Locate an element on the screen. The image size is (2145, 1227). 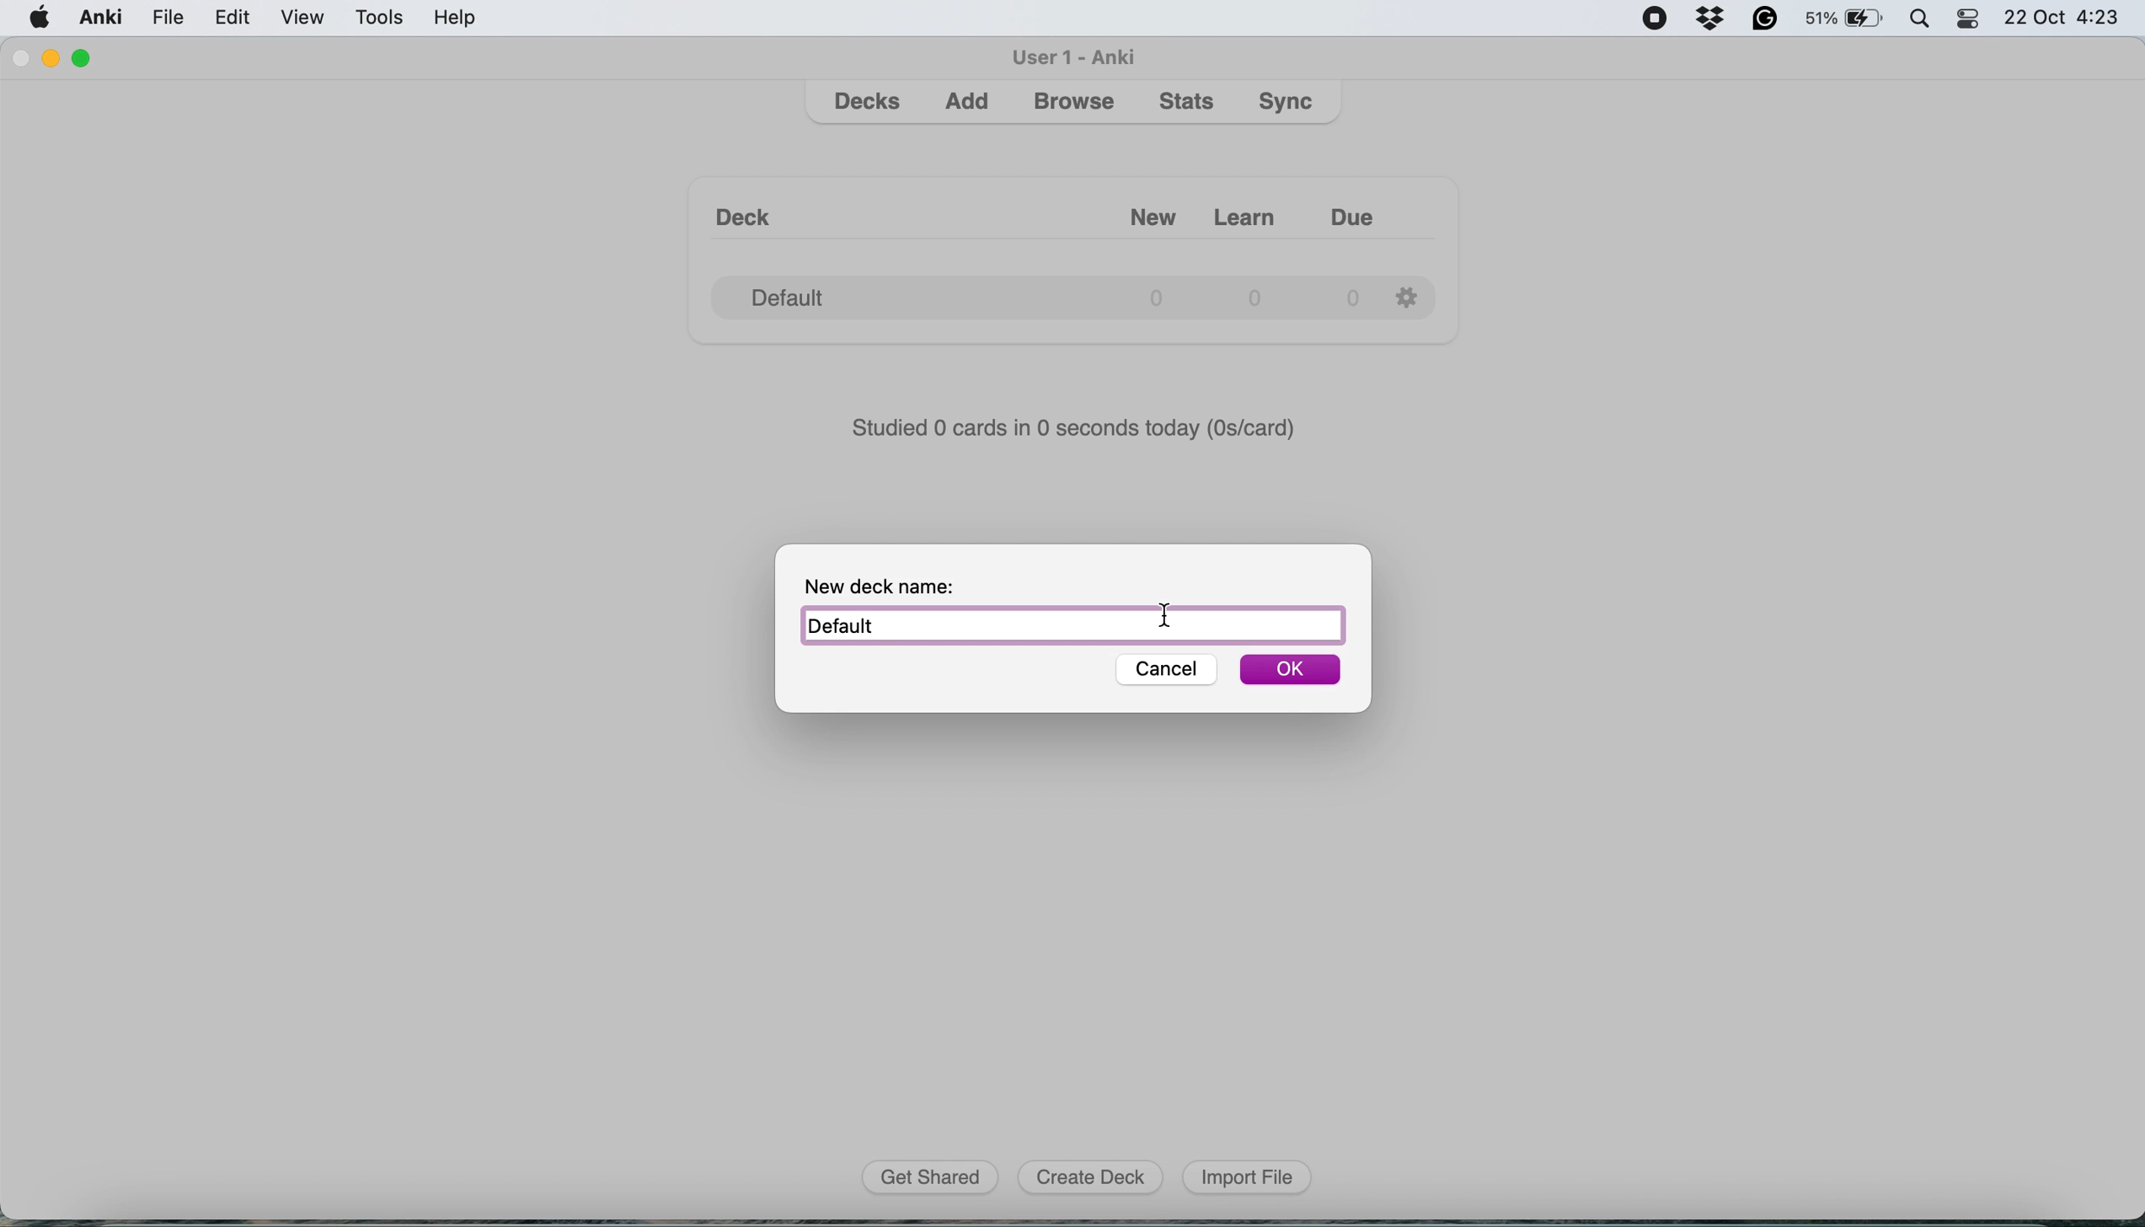
view is located at coordinates (308, 19).